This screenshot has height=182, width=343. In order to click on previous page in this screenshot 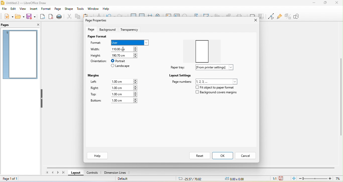, I will do `click(53, 173)`.